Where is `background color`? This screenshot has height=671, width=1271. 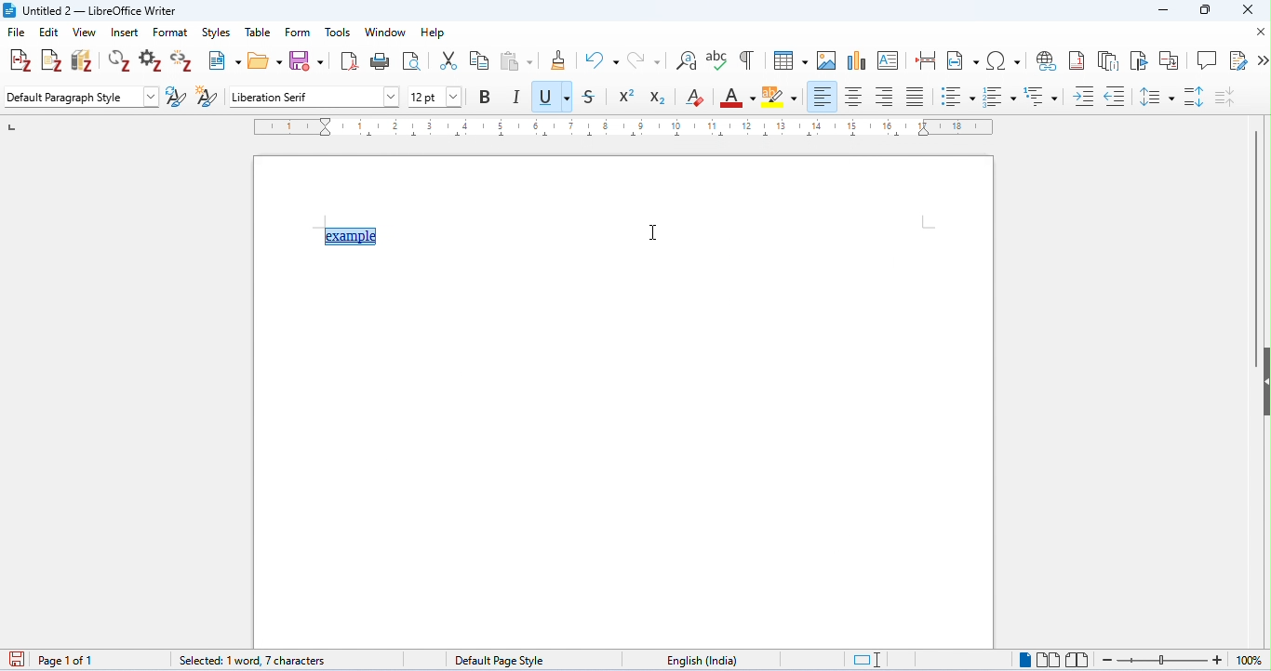 background color is located at coordinates (782, 98).